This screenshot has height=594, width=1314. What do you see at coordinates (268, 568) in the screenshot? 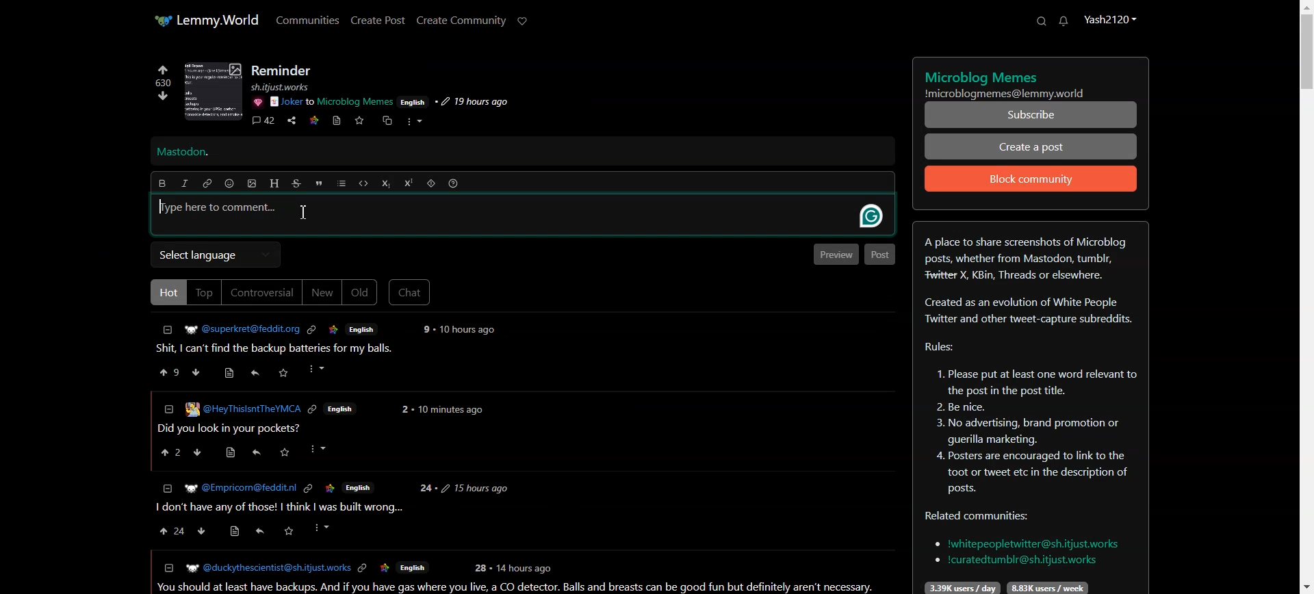
I see `® @duckythescientist@sh.
itjust works` at bounding box center [268, 568].